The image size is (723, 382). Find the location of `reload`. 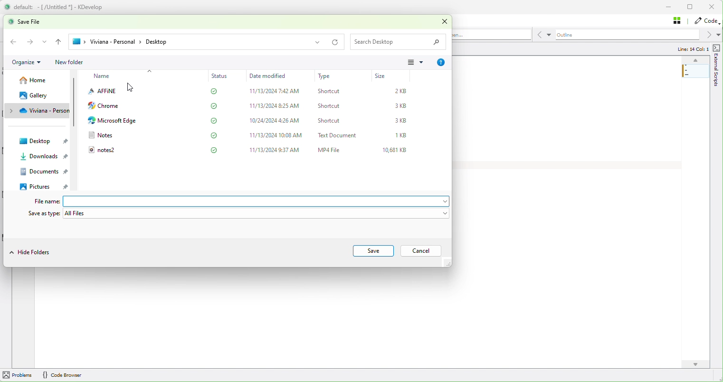

reload is located at coordinates (335, 43).